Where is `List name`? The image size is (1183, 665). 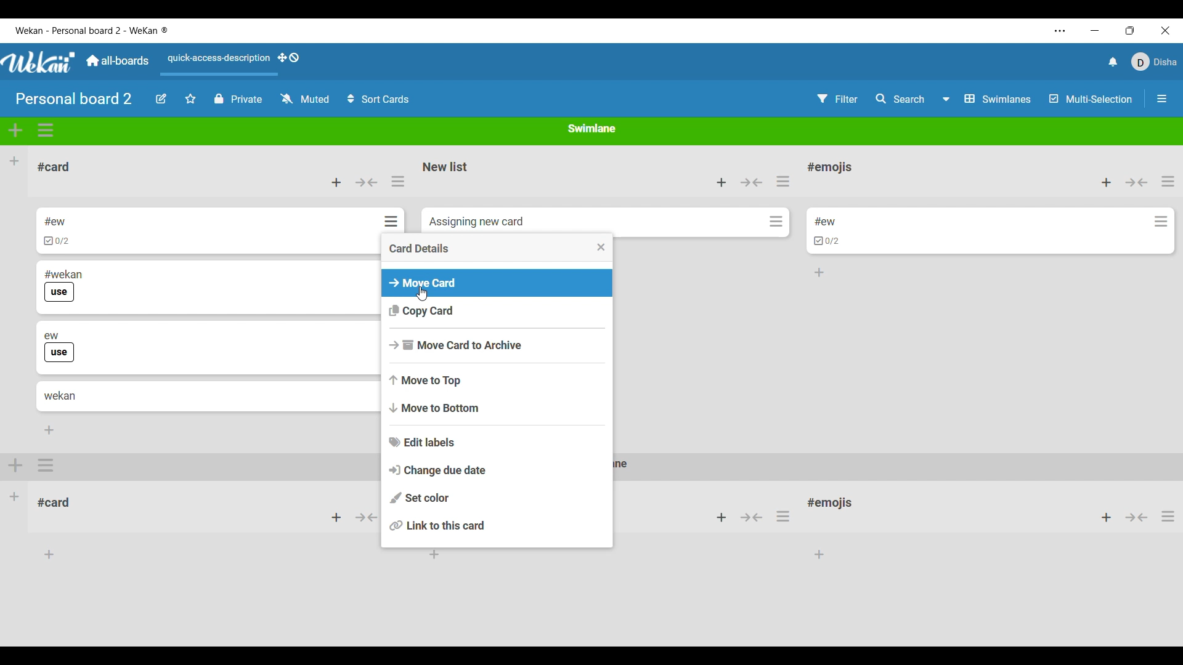 List name is located at coordinates (445, 167).